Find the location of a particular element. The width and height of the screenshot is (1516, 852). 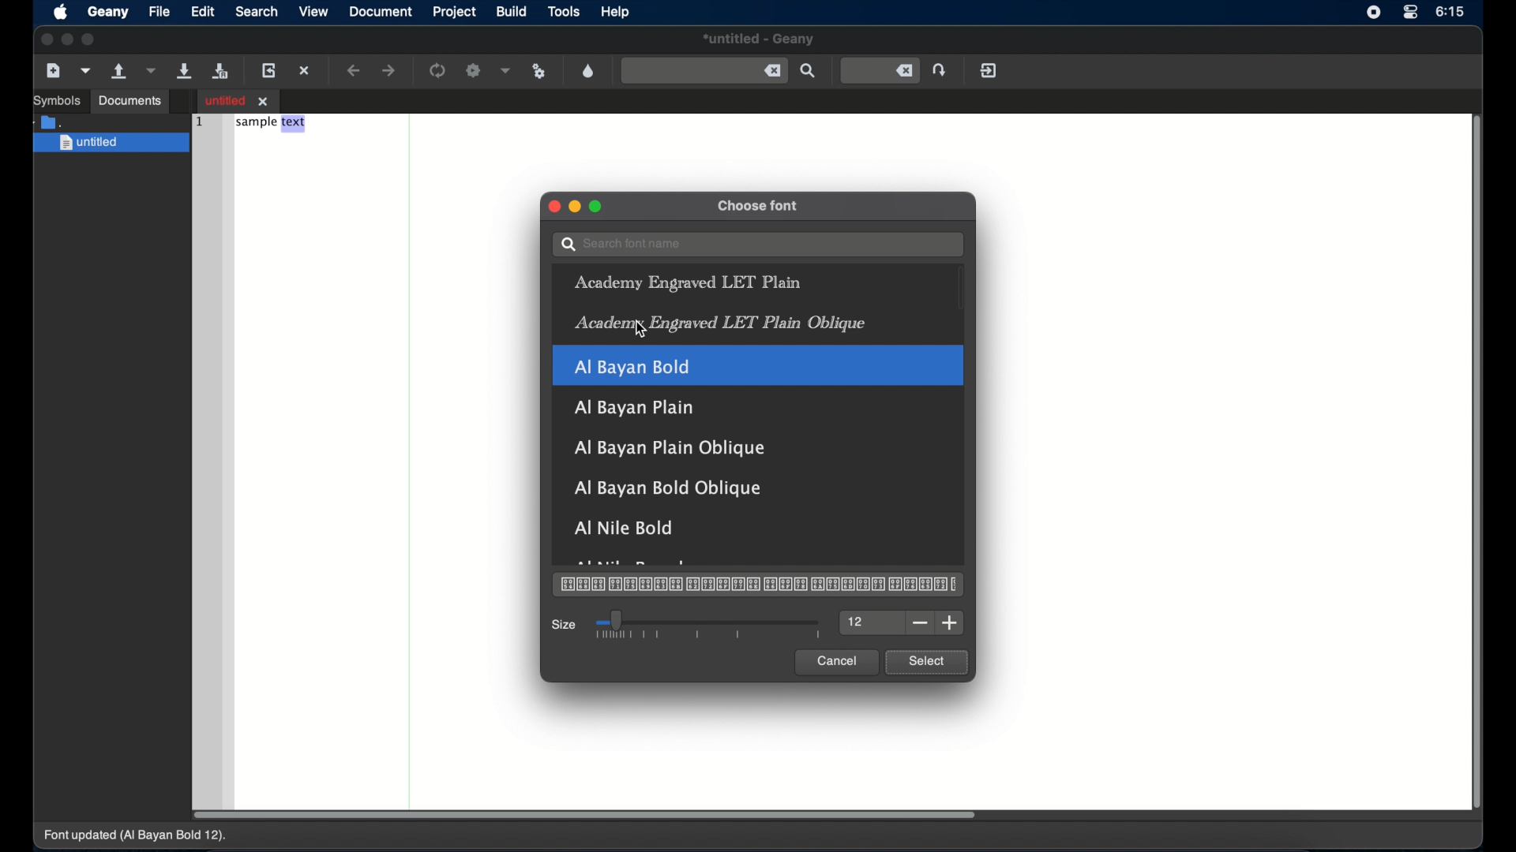

choose font is located at coordinates (760, 207).